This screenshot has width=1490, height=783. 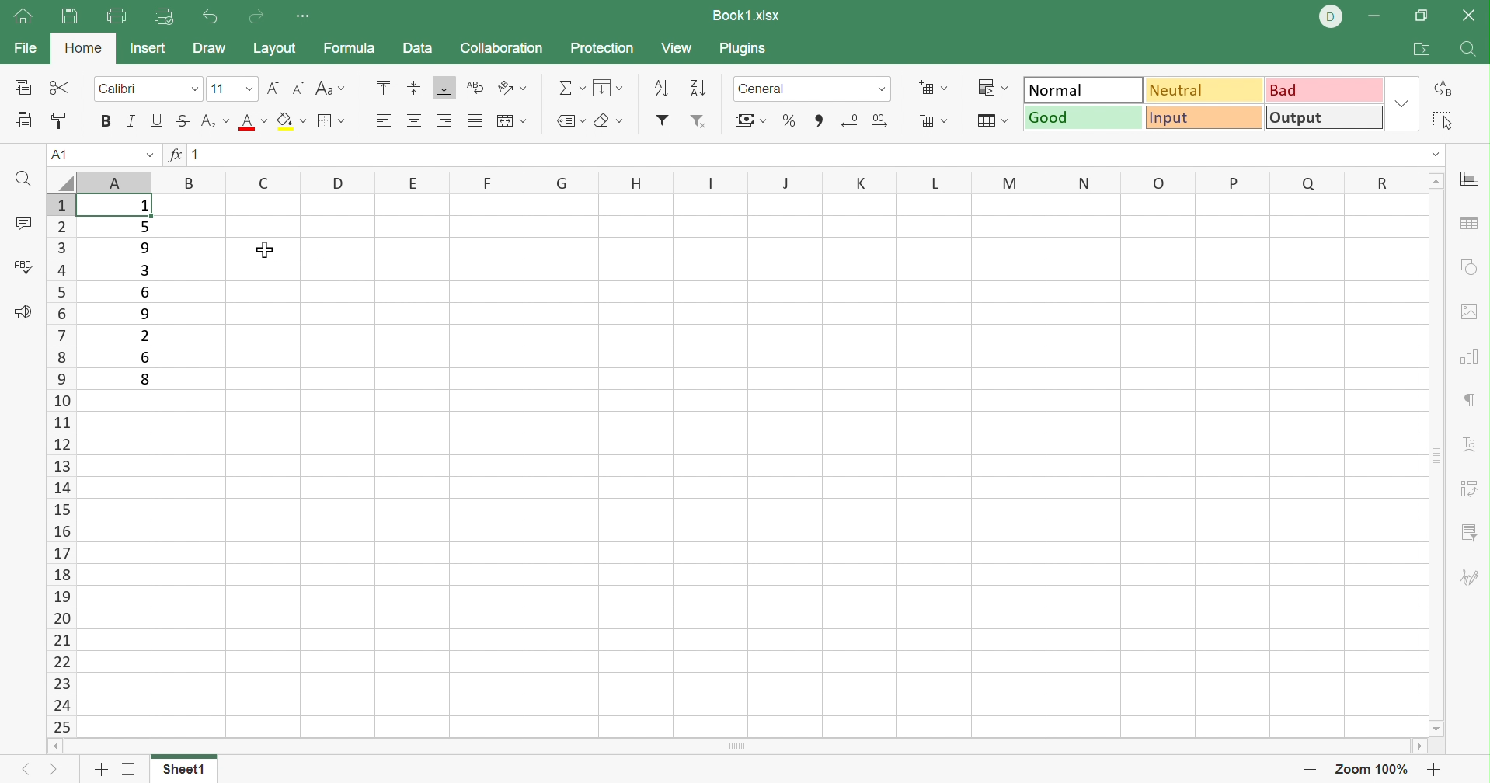 I want to click on Cell settings, so click(x=1470, y=179).